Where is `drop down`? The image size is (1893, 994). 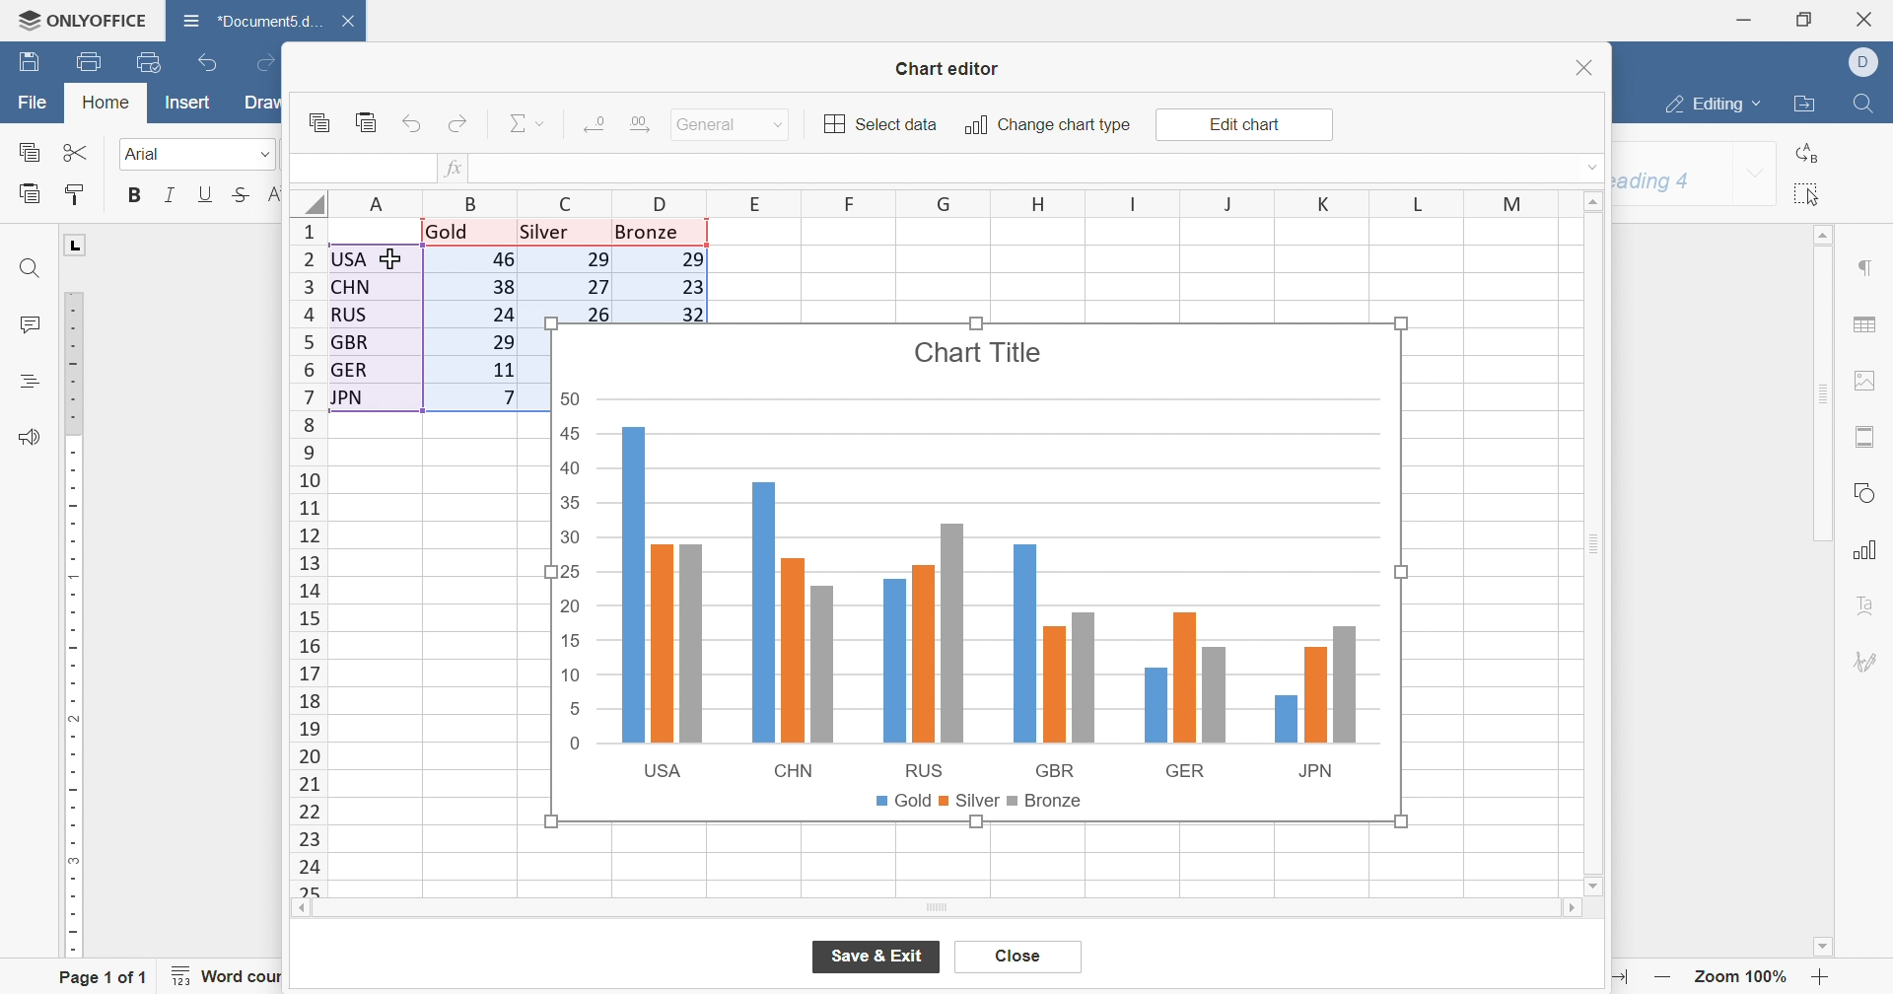
drop down is located at coordinates (1594, 166).